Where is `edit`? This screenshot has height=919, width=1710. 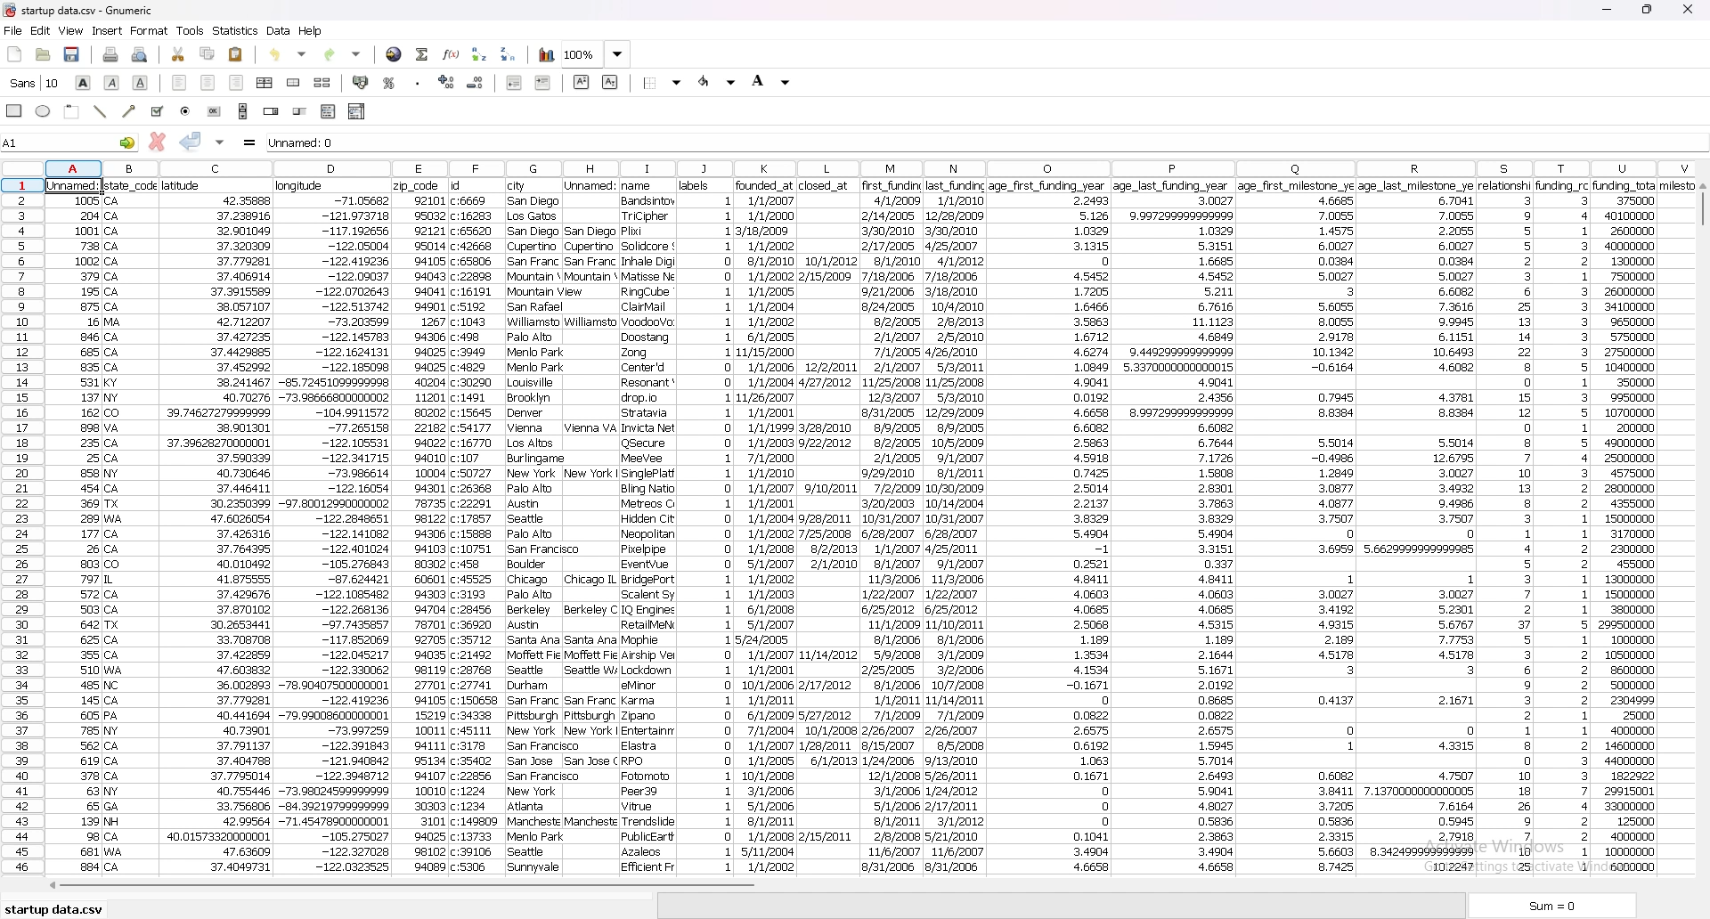
edit is located at coordinates (40, 30).